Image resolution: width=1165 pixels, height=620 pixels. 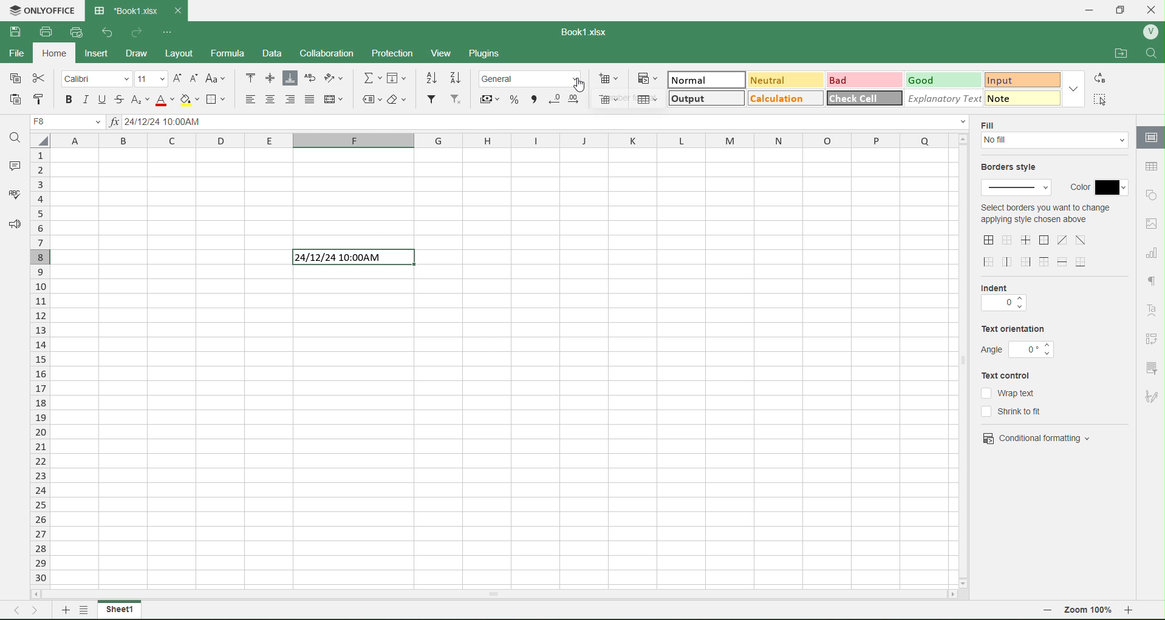 What do you see at coordinates (1007, 240) in the screenshot?
I see `no border` at bounding box center [1007, 240].